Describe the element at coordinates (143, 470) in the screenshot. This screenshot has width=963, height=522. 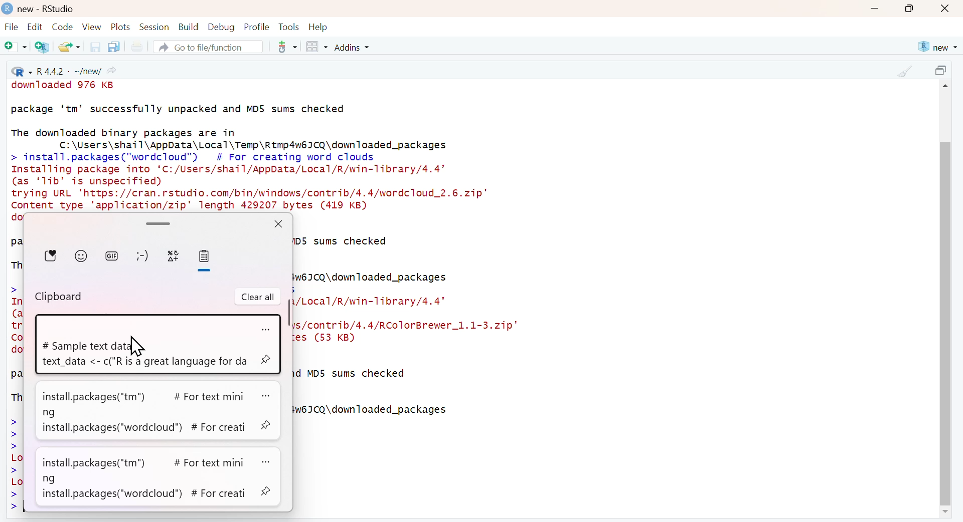
I see `install.packages("tm") # For text mining` at that location.